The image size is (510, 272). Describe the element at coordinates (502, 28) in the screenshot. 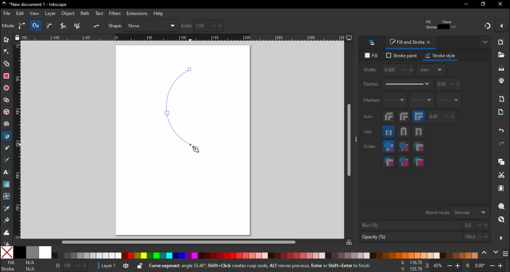

I see `snapping options` at that location.